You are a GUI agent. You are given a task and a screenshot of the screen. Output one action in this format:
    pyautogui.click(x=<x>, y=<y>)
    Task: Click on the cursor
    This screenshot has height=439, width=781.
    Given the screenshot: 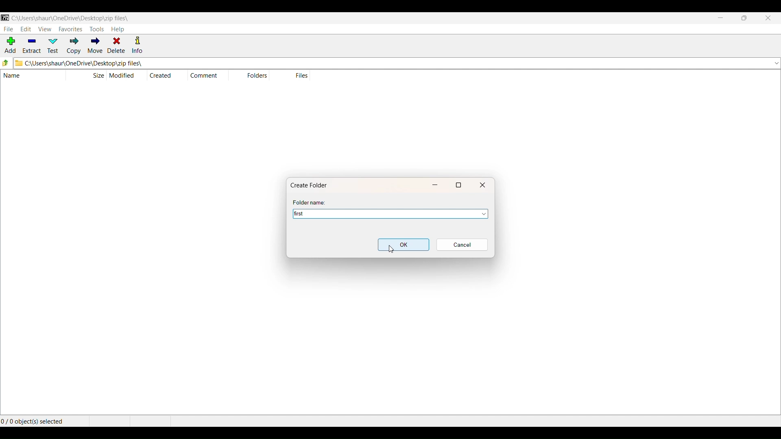 What is the action you would take?
    pyautogui.click(x=391, y=249)
    